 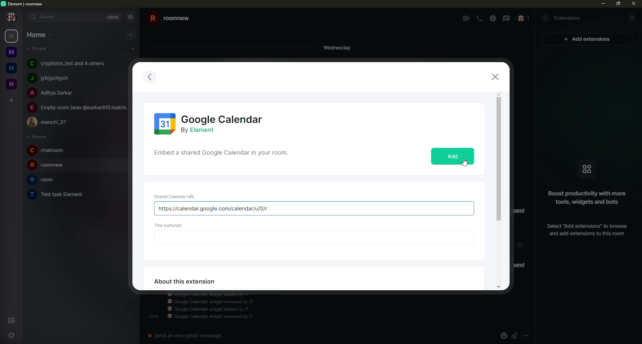 I want to click on people, so click(x=69, y=64).